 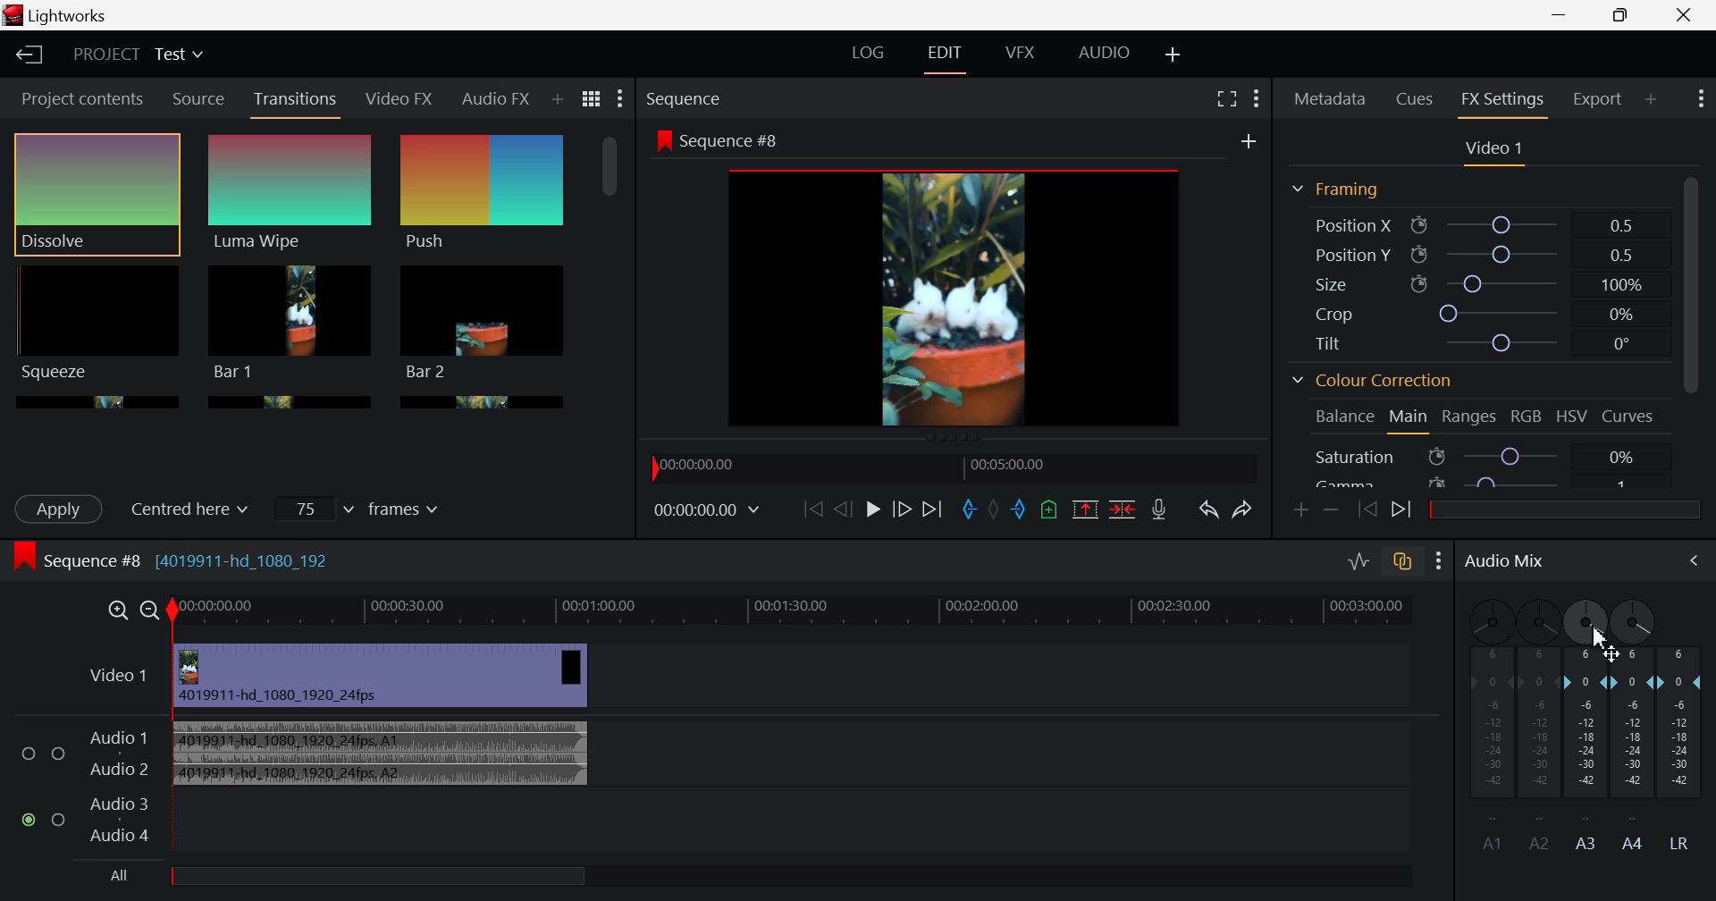 What do you see at coordinates (1021, 56) in the screenshot?
I see `VFX Layout` at bounding box center [1021, 56].